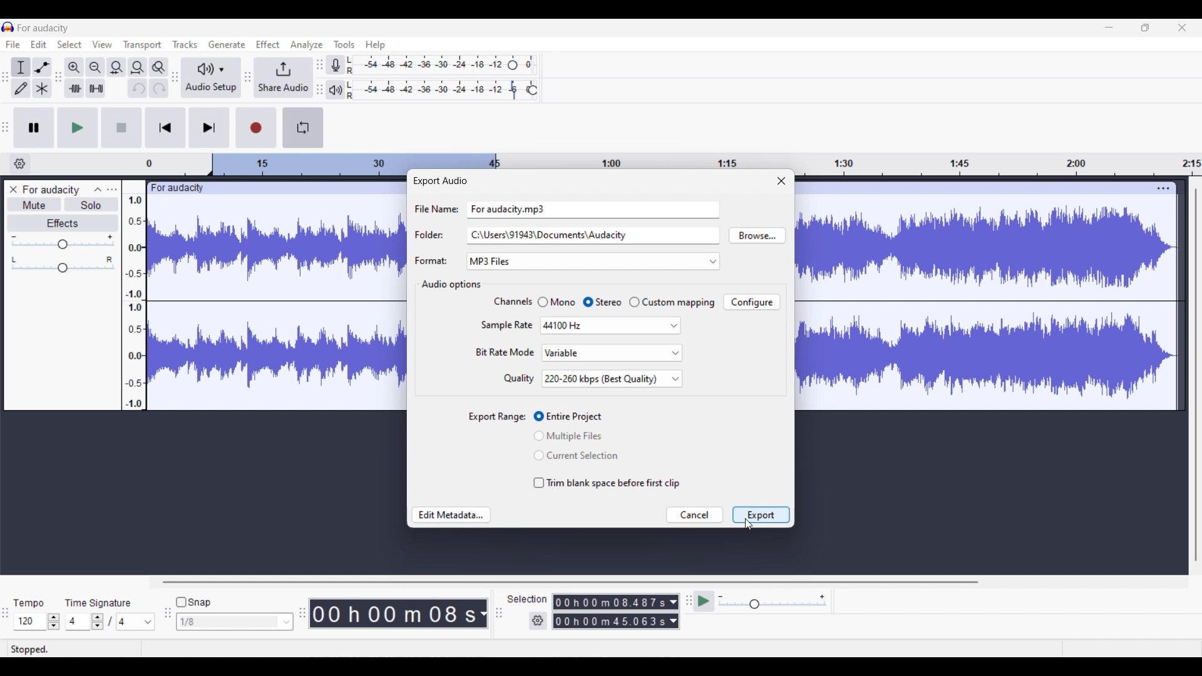 This screenshot has height=676, width=1202. What do you see at coordinates (21, 88) in the screenshot?
I see `Draw tool` at bounding box center [21, 88].